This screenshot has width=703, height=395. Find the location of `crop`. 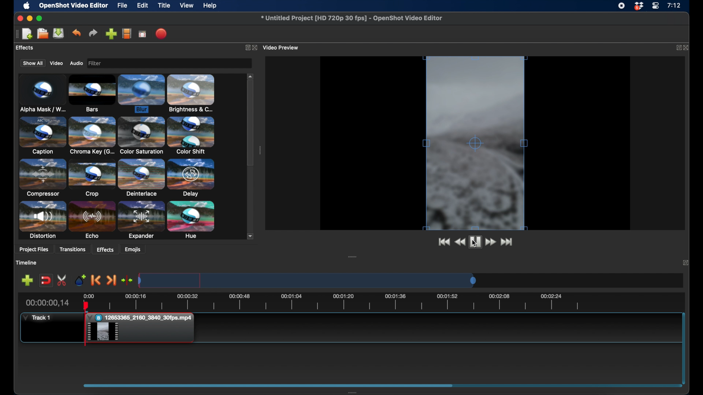

crop is located at coordinates (92, 178).